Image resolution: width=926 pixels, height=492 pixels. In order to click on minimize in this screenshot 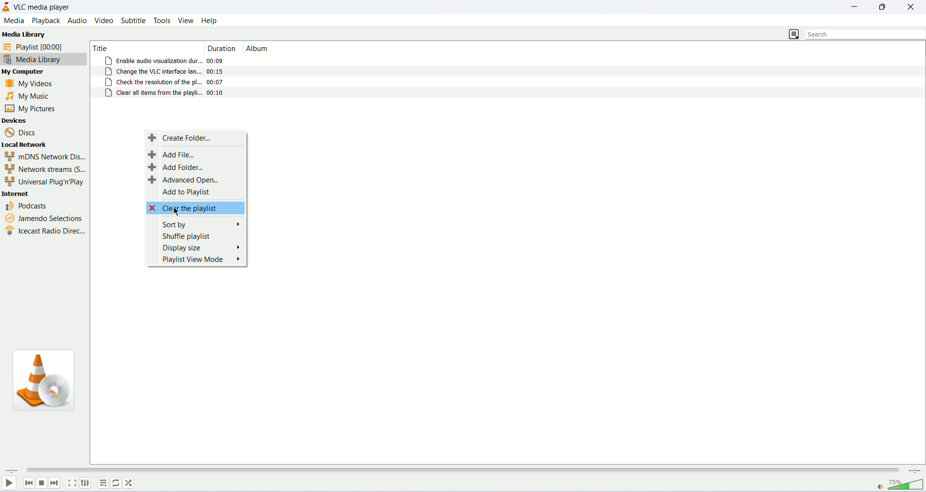, I will do `click(856, 9)`.